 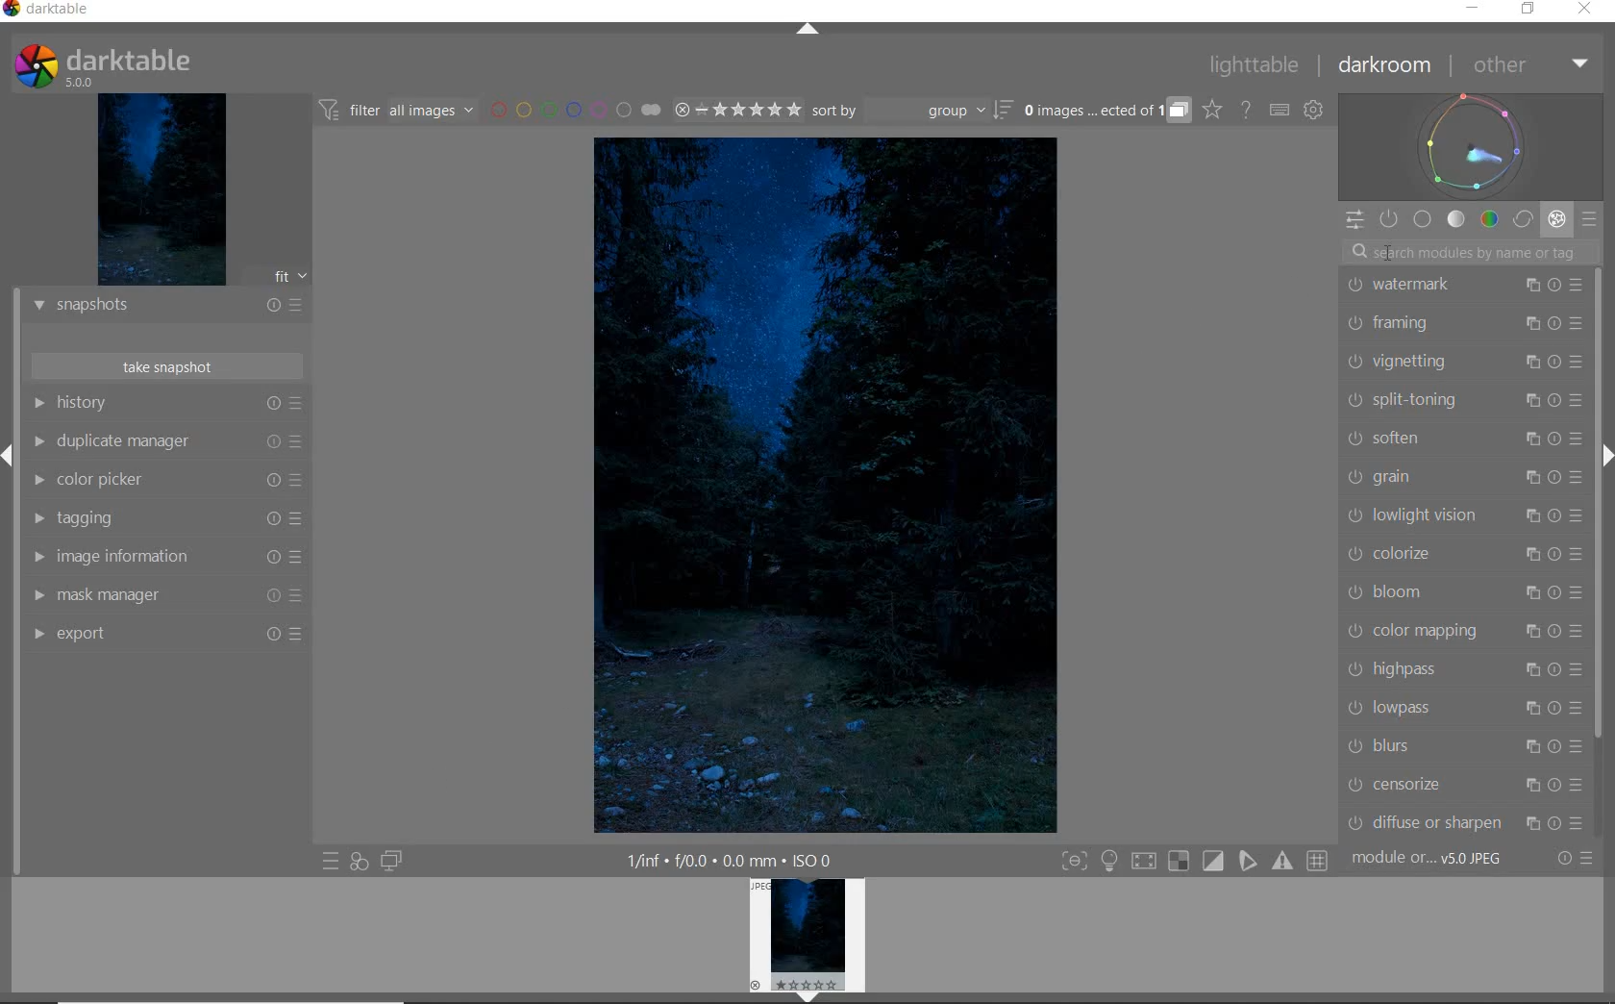 What do you see at coordinates (1525, 218) in the screenshot?
I see `CORRECT` at bounding box center [1525, 218].